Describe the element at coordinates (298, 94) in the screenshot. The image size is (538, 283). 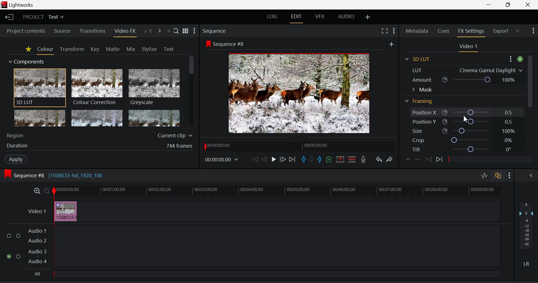
I see `Sequence Preview Screen` at that location.